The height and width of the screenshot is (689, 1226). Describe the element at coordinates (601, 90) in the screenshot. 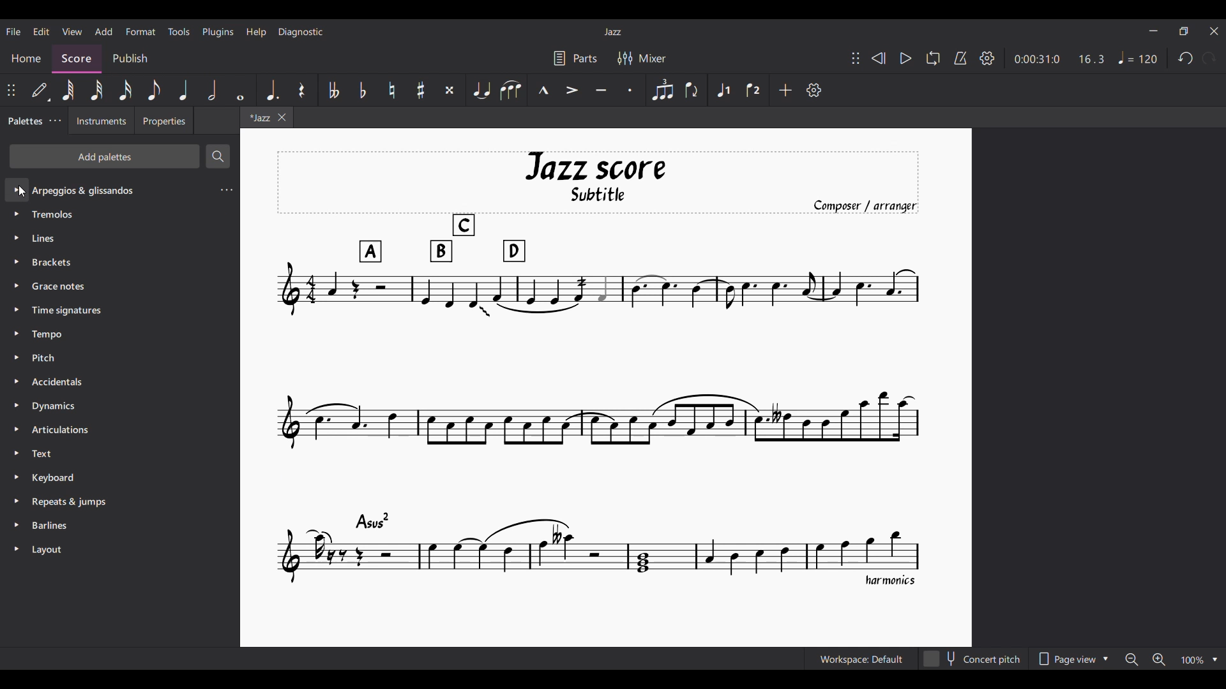

I see `Tenuto` at that location.